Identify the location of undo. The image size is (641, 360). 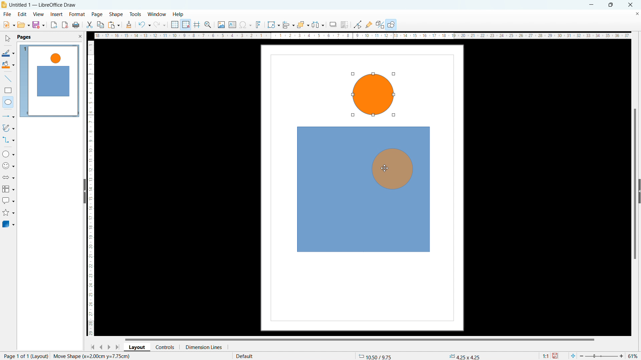
(144, 25).